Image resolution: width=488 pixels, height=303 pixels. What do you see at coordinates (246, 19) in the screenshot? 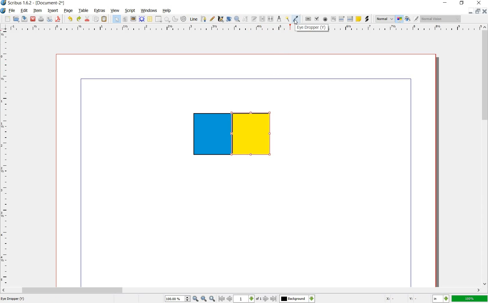
I see `edit contents of frame` at bounding box center [246, 19].